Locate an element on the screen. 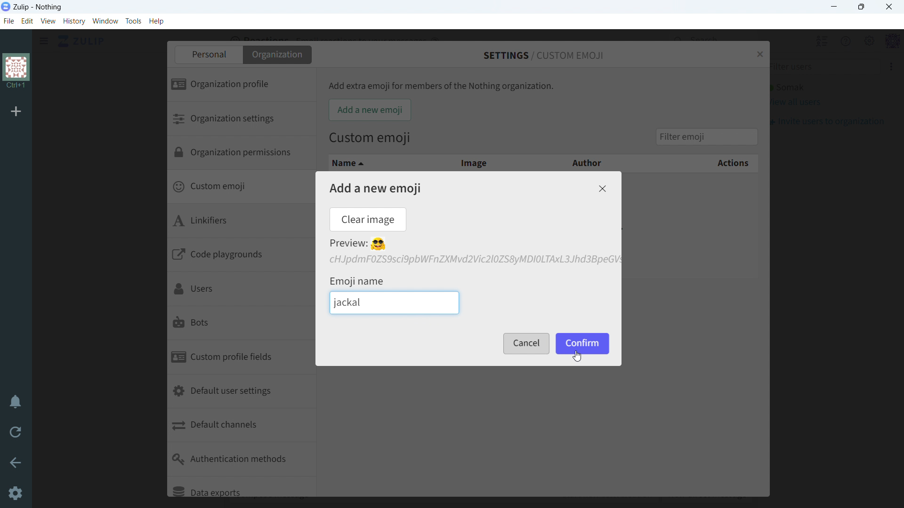 This screenshot has height=508, width=904. cursor is located at coordinates (578, 357).